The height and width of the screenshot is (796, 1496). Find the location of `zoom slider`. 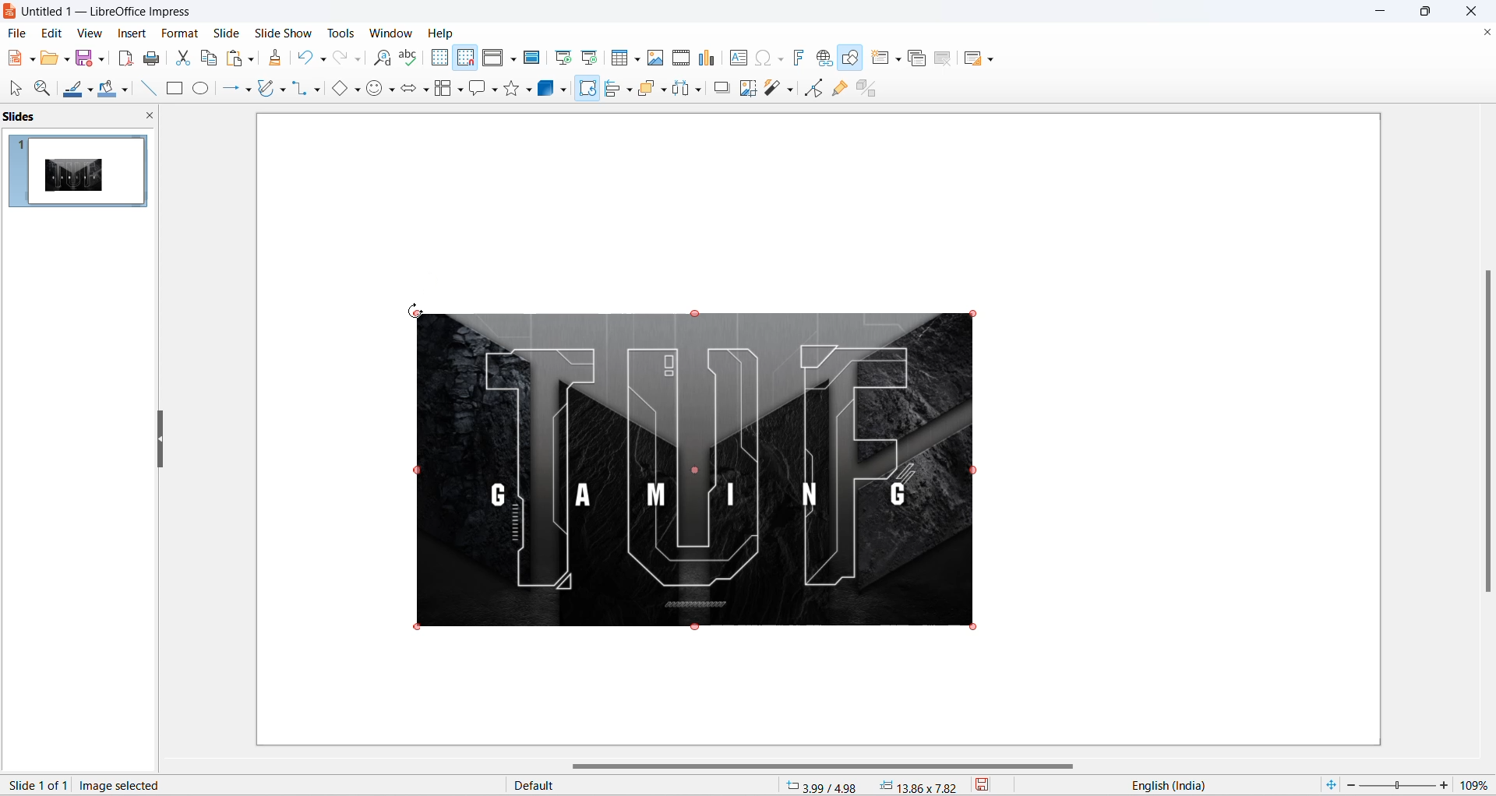

zoom slider is located at coordinates (1396, 786).